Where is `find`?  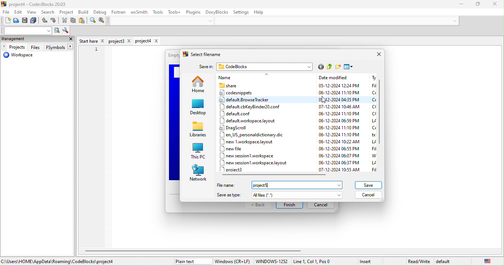 find is located at coordinates (92, 21).